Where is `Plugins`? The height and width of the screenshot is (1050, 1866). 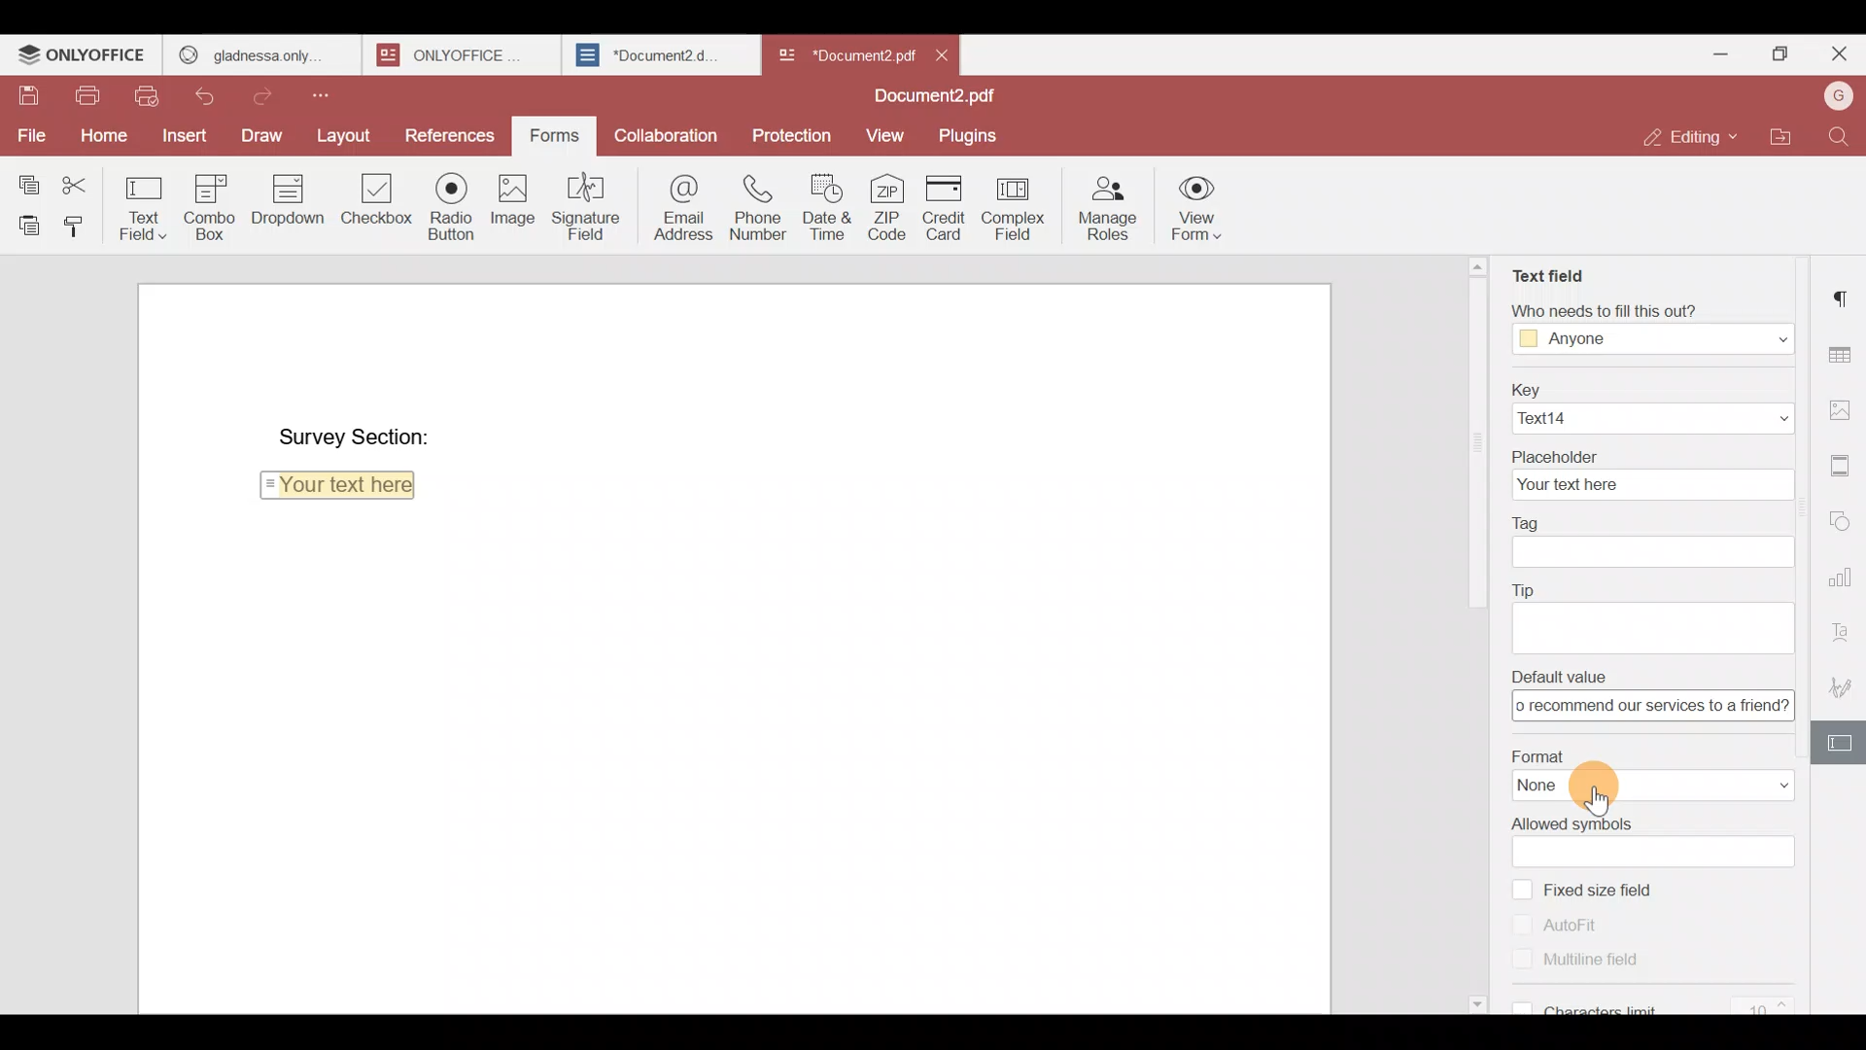
Plugins is located at coordinates (969, 134).